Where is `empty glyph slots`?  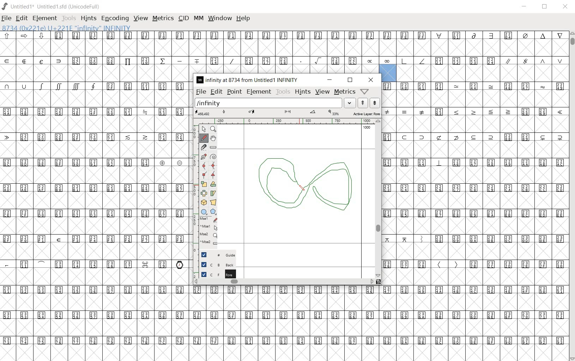 empty glyph slots is located at coordinates (95, 124).